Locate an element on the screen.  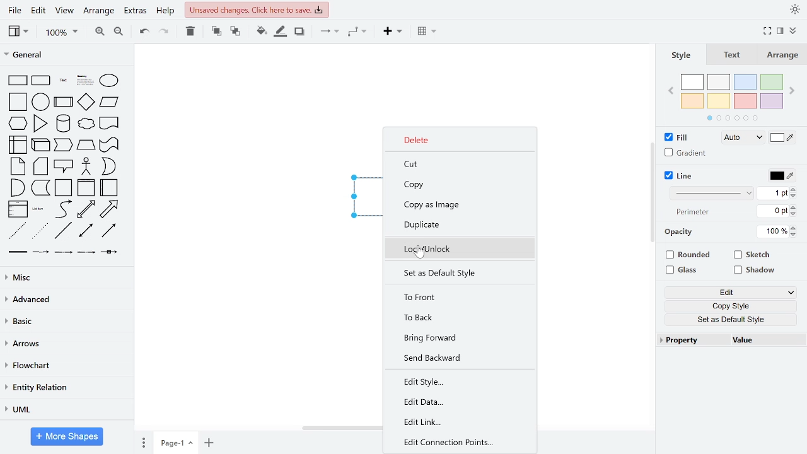
cylinder is located at coordinates (62, 123).